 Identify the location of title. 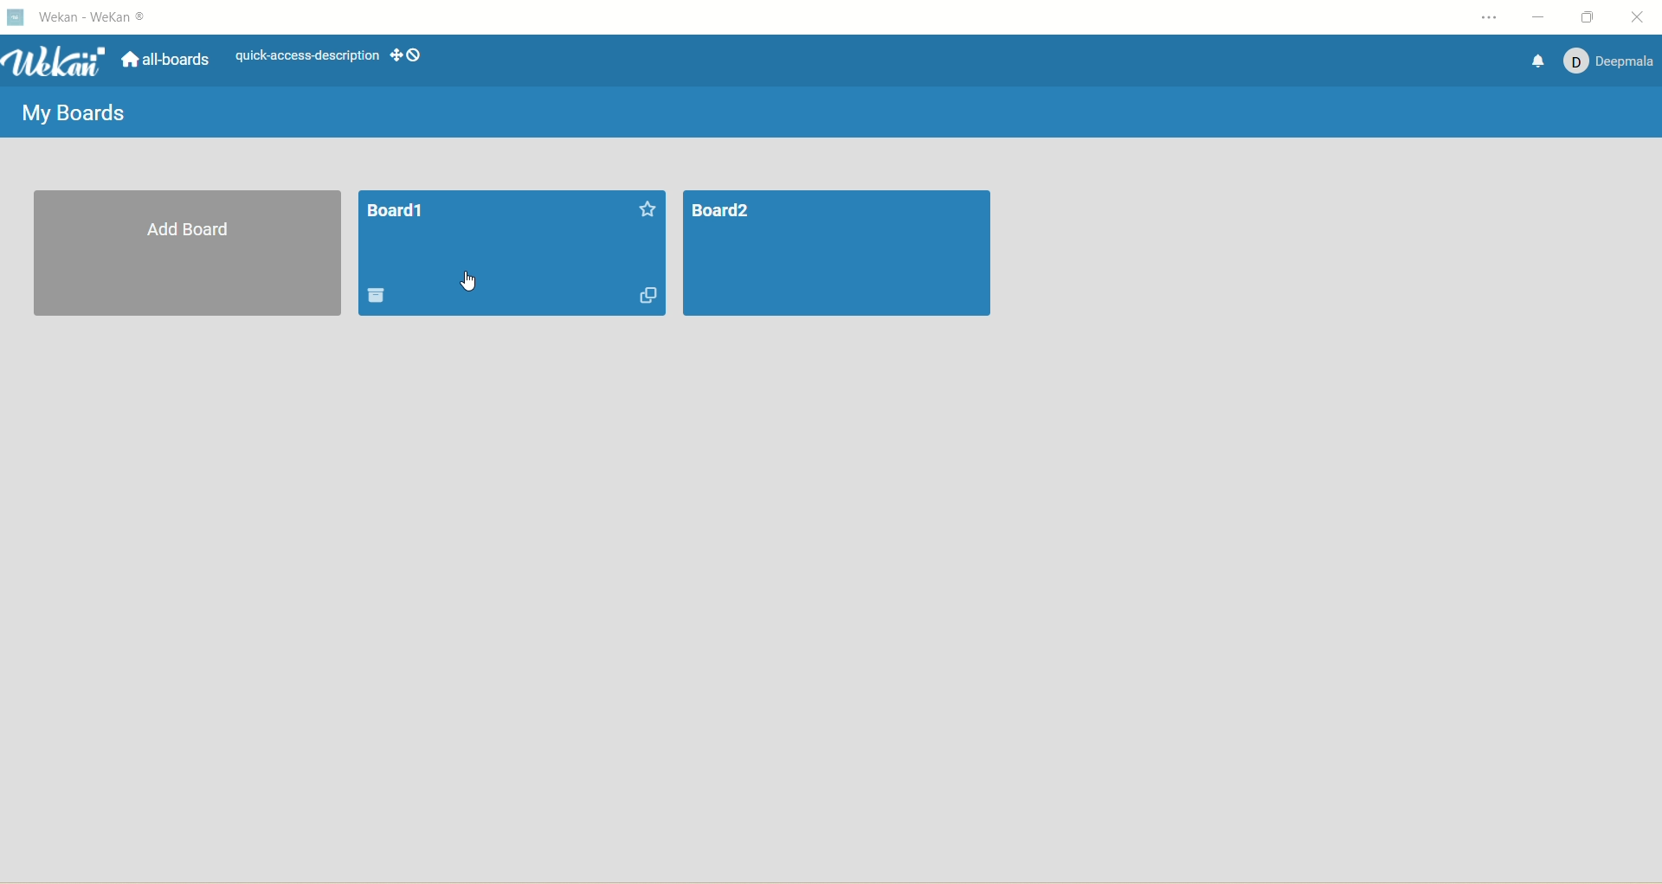
(396, 210).